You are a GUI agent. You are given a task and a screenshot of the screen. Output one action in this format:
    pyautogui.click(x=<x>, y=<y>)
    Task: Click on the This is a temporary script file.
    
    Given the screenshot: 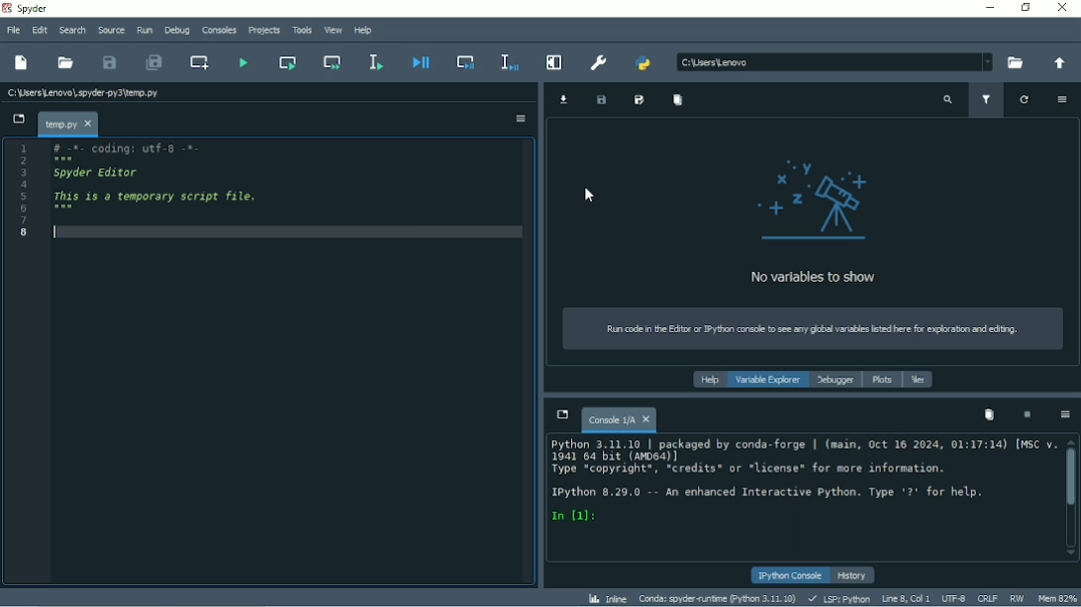 What is the action you would take?
    pyautogui.click(x=156, y=196)
    